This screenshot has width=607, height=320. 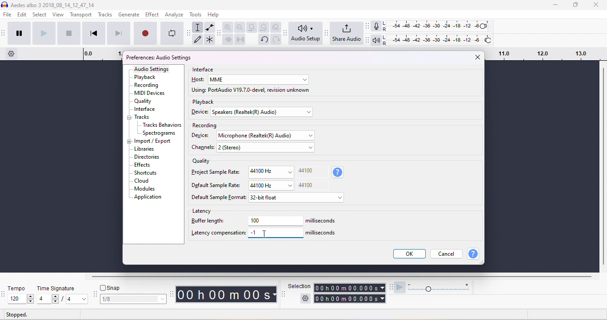 What do you see at coordinates (204, 70) in the screenshot?
I see `interface` at bounding box center [204, 70].